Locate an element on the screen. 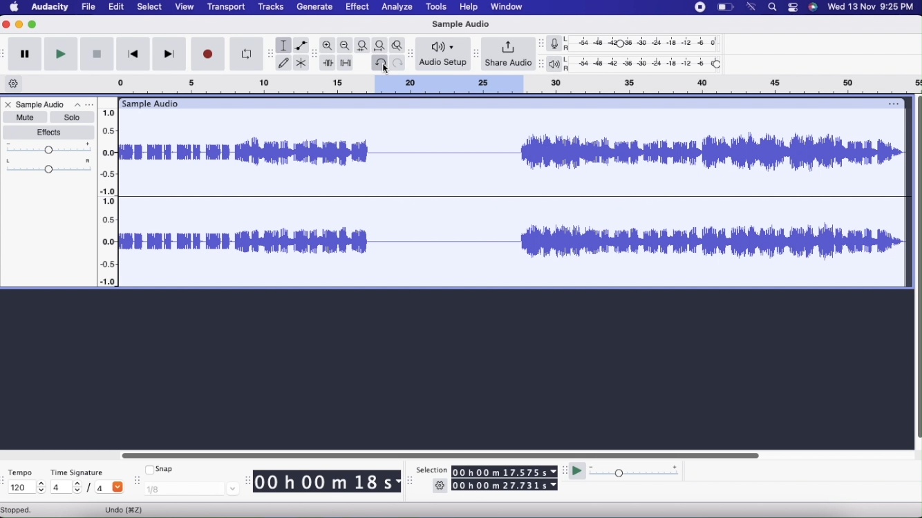 The width and height of the screenshot is (922, 518). Play-at-speed is located at coordinates (578, 472).